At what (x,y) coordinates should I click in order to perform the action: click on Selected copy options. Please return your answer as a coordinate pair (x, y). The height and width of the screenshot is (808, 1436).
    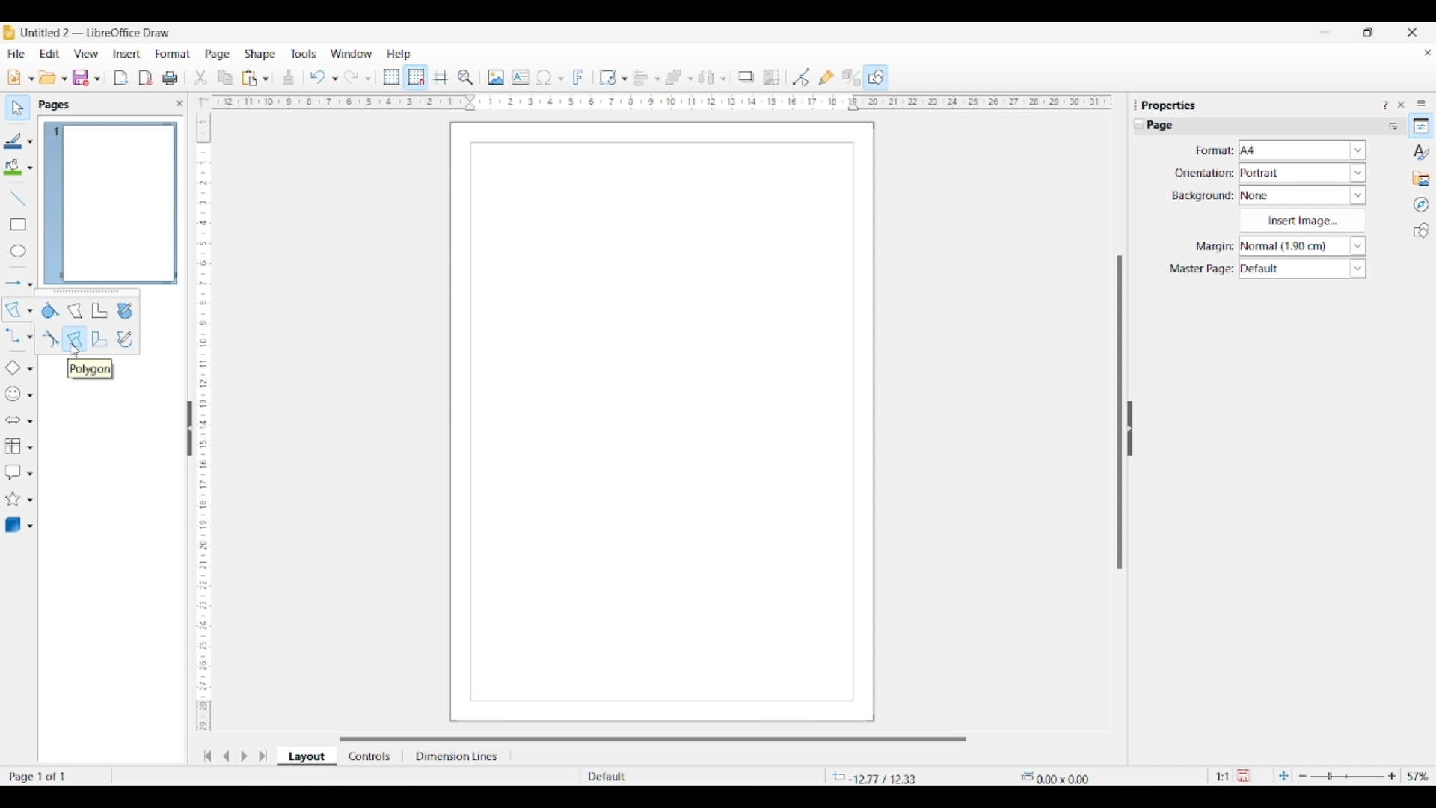
    Looking at the image, I should click on (200, 78).